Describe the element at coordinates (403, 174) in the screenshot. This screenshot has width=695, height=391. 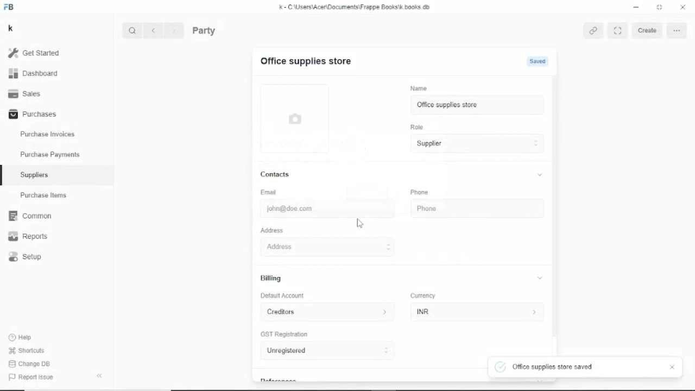
I see `Contacts` at that location.